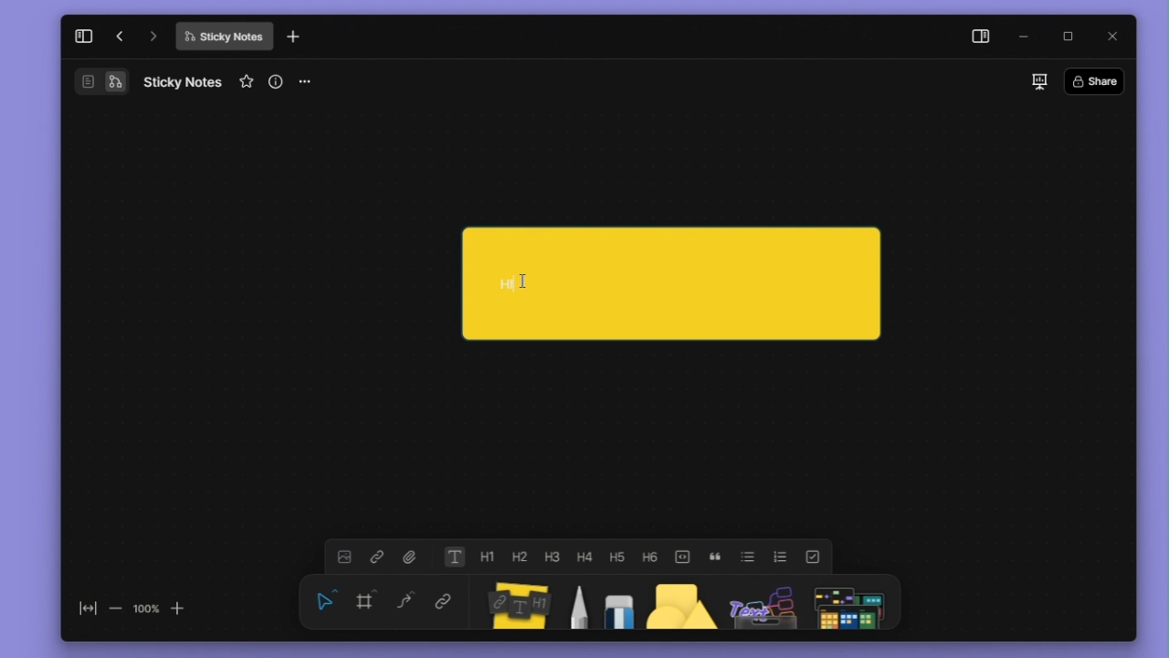 This screenshot has height=658, width=1169. I want to click on Assets Panel Icon, so click(761, 606).